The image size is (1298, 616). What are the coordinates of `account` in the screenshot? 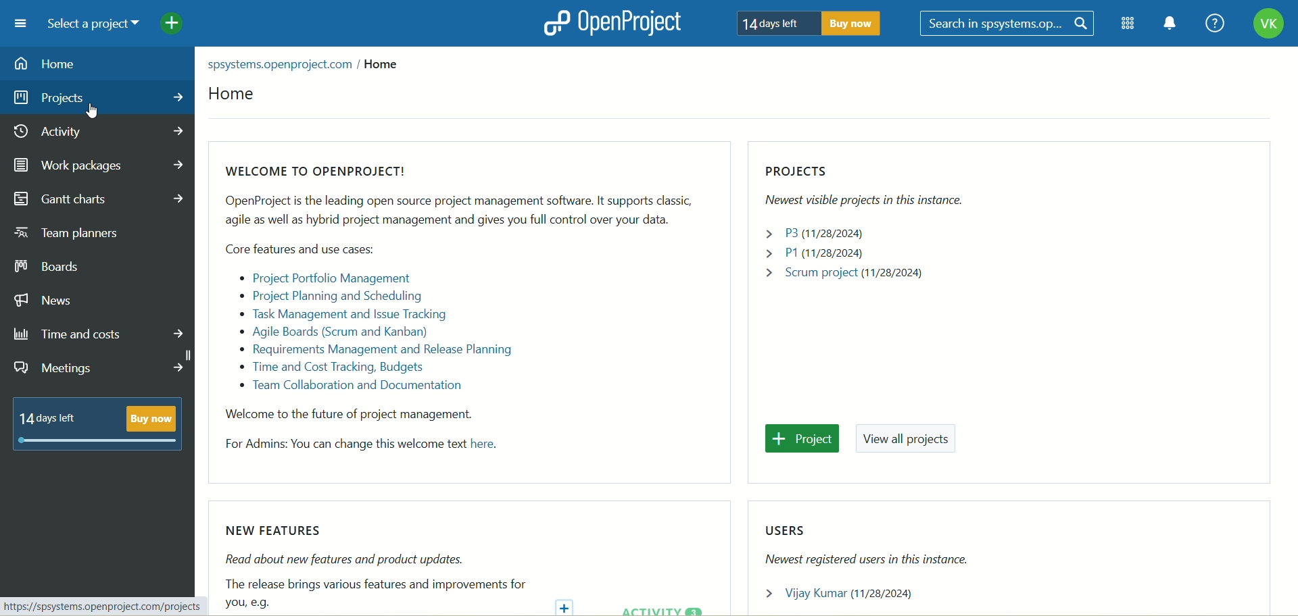 It's located at (1269, 24).